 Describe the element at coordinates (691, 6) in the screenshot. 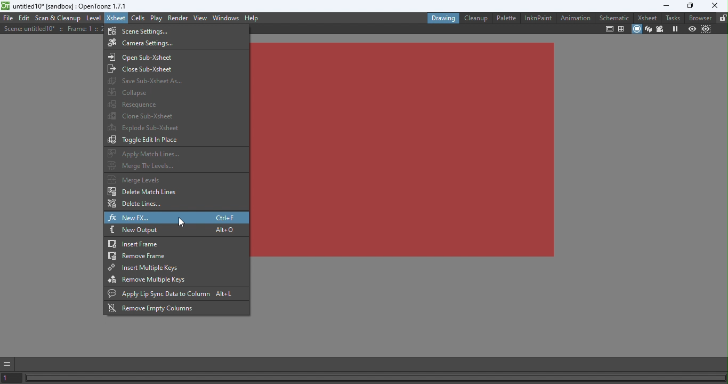

I see `Maximize` at that location.